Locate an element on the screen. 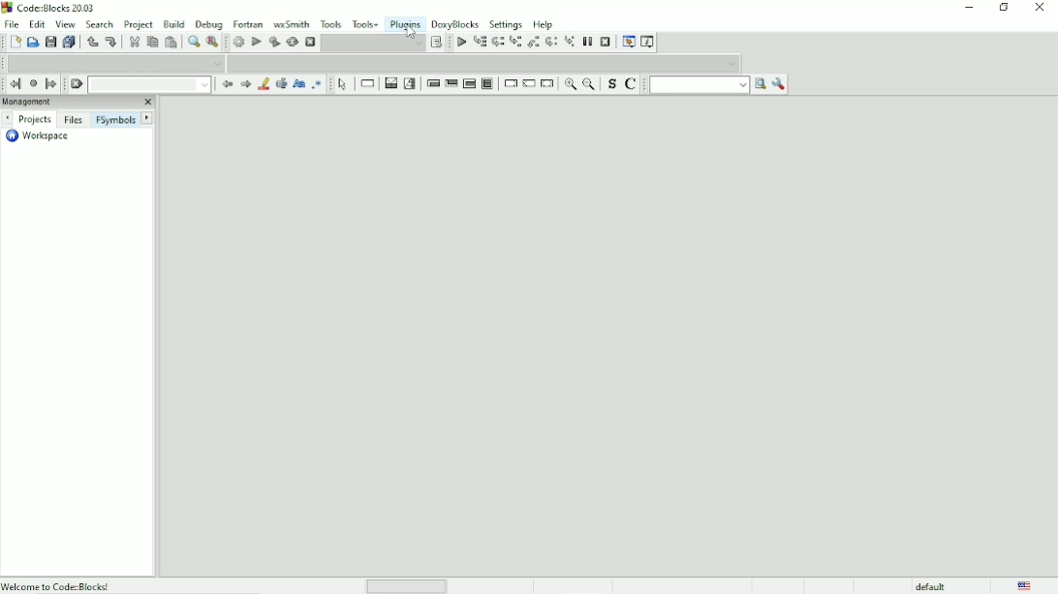 This screenshot has height=594, width=1058. wxSmith is located at coordinates (293, 23).